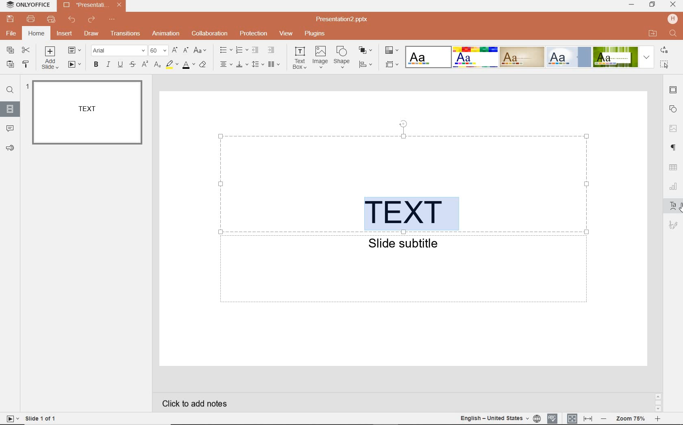 The image size is (683, 425). I want to click on IMAGE SETTINGS, so click(674, 127).